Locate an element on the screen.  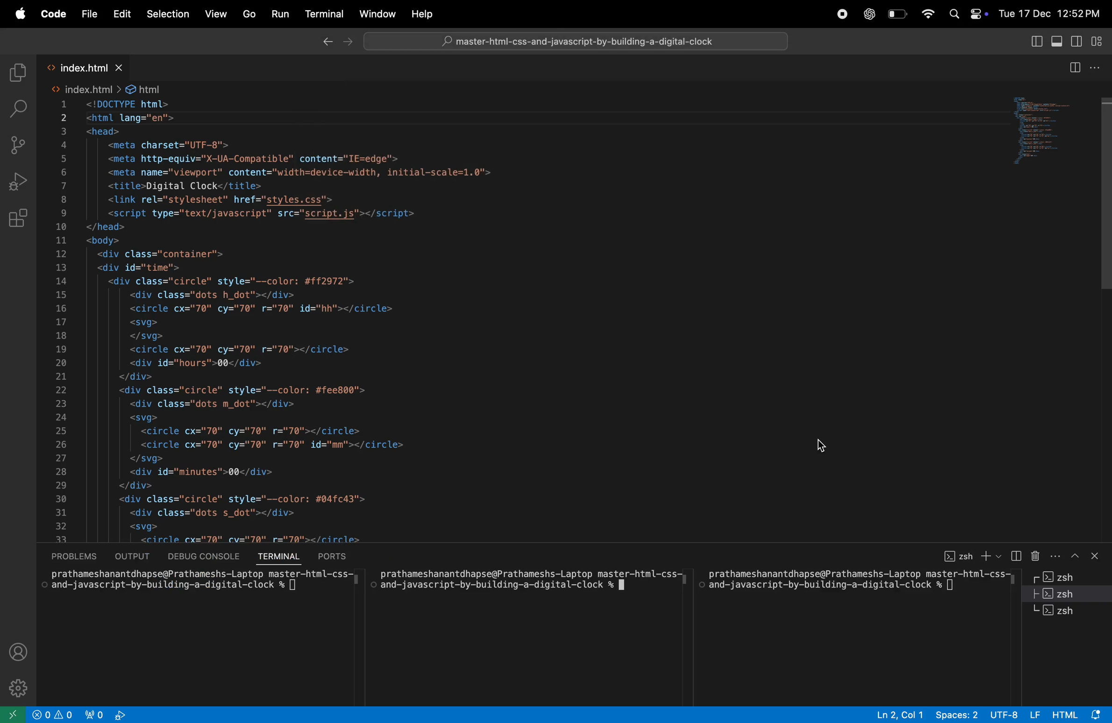
window is located at coordinates (378, 13).